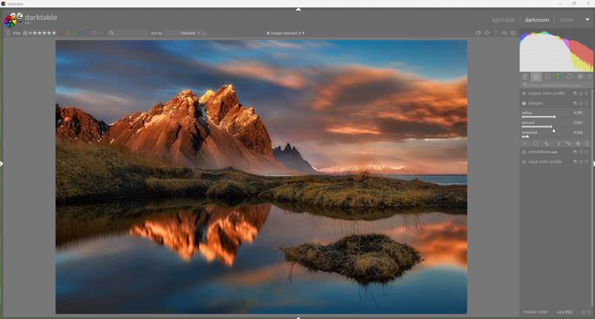 The height and width of the screenshot is (319, 595). I want to click on logo, so click(13, 20).